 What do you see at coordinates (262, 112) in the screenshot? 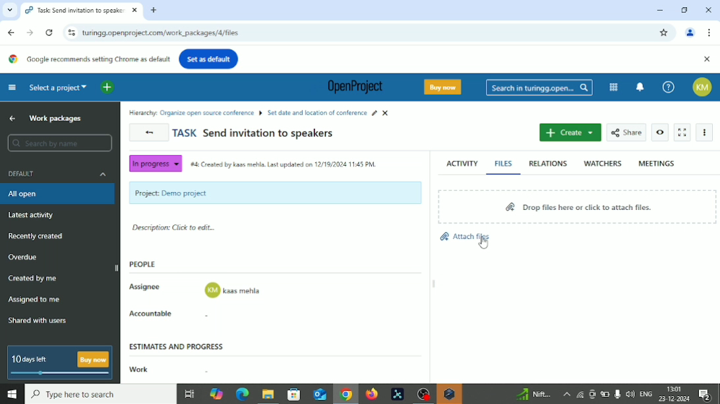
I see `ll Hierarchy: Organize open source conference B Set date and location of conference # X` at bounding box center [262, 112].